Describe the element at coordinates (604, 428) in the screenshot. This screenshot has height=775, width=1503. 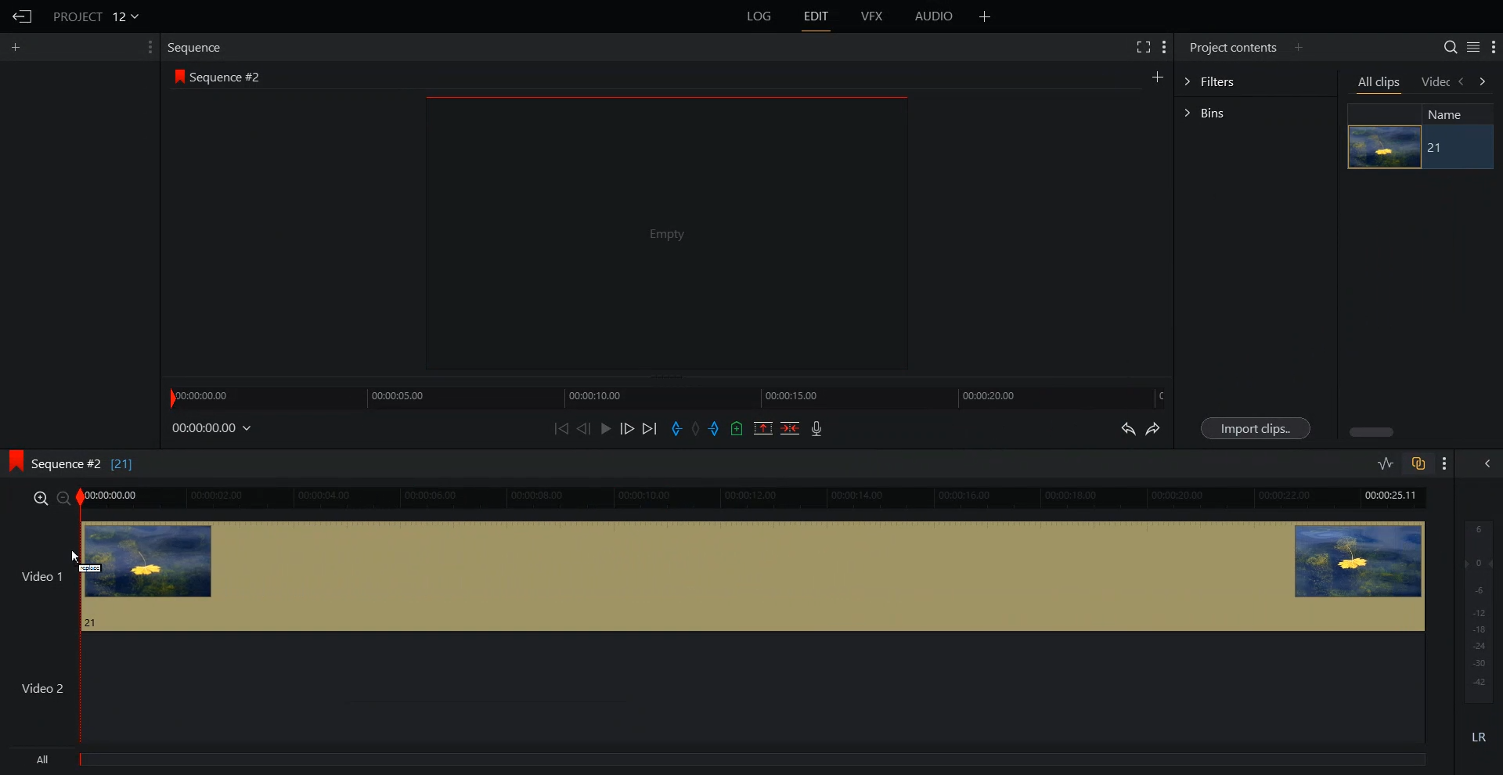
I see `Play` at that location.